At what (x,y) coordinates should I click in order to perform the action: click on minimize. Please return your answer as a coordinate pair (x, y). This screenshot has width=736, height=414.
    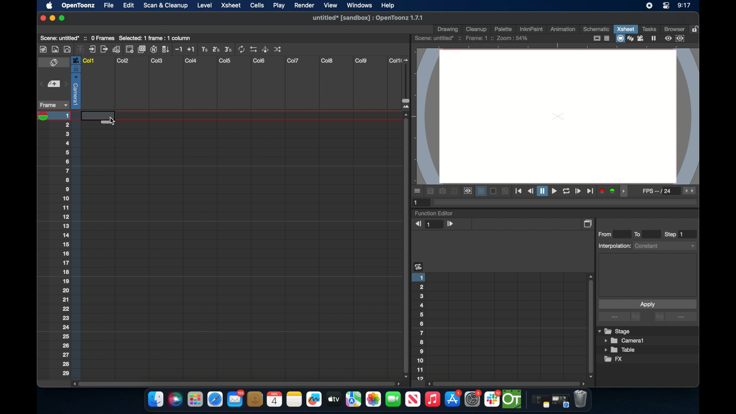
    Looking at the image, I should click on (51, 18).